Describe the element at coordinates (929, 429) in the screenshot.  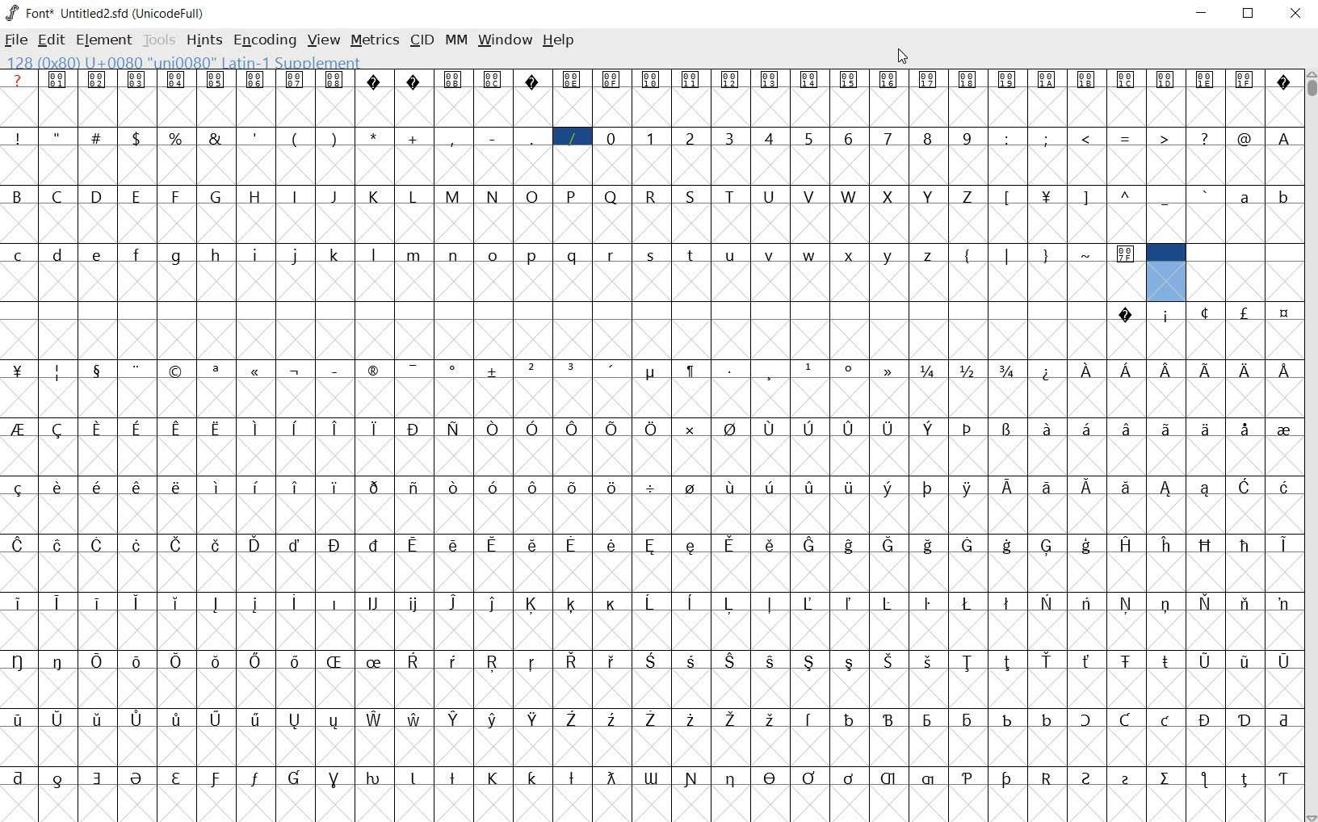
I see `Symbol` at that location.